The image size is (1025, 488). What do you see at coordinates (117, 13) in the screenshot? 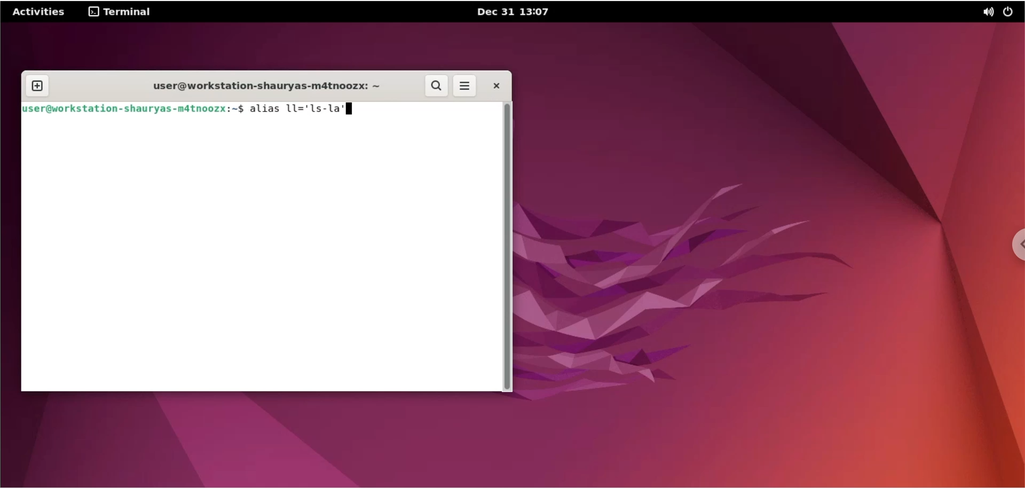
I see `terminal` at bounding box center [117, 13].